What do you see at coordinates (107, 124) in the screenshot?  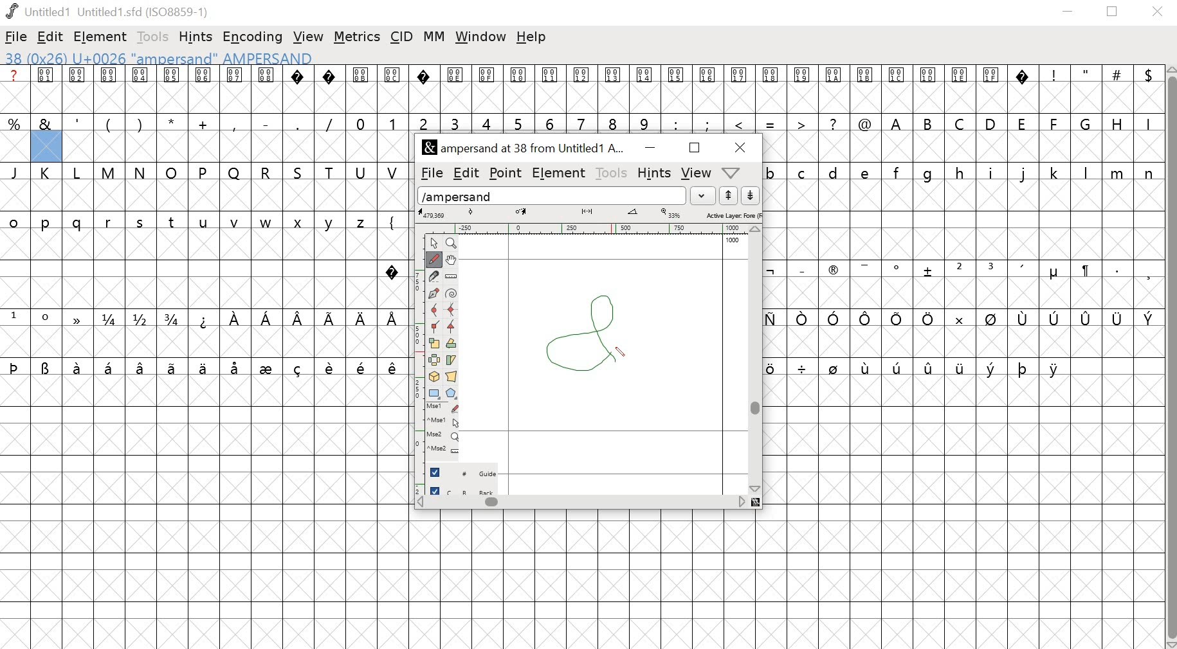 I see `(` at bounding box center [107, 124].